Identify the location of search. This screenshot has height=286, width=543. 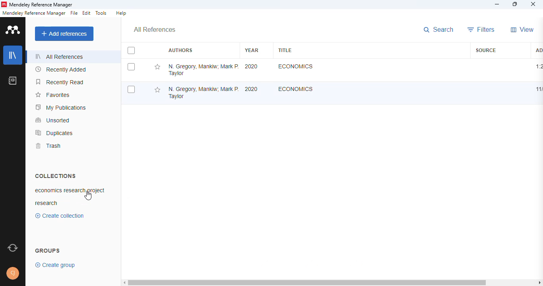
(440, 30).